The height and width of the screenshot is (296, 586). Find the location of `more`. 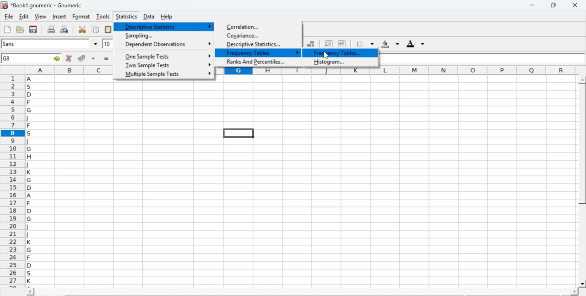

more is located at coordinates (208, 55).